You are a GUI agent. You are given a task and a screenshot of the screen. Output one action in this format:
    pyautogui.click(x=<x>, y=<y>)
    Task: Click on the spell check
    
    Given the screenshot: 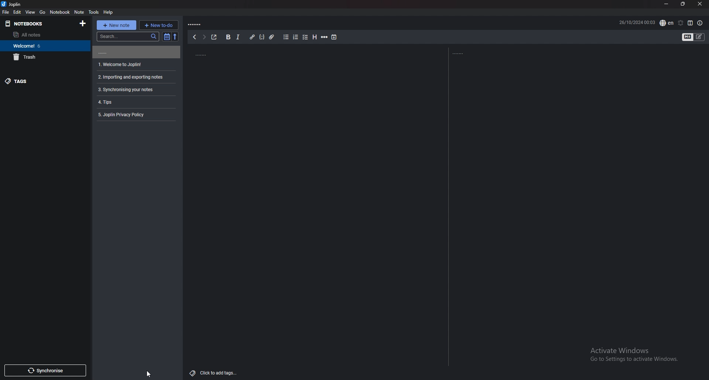 What is the action you would take?
    pyautogui.click(x=667, y=23)
    